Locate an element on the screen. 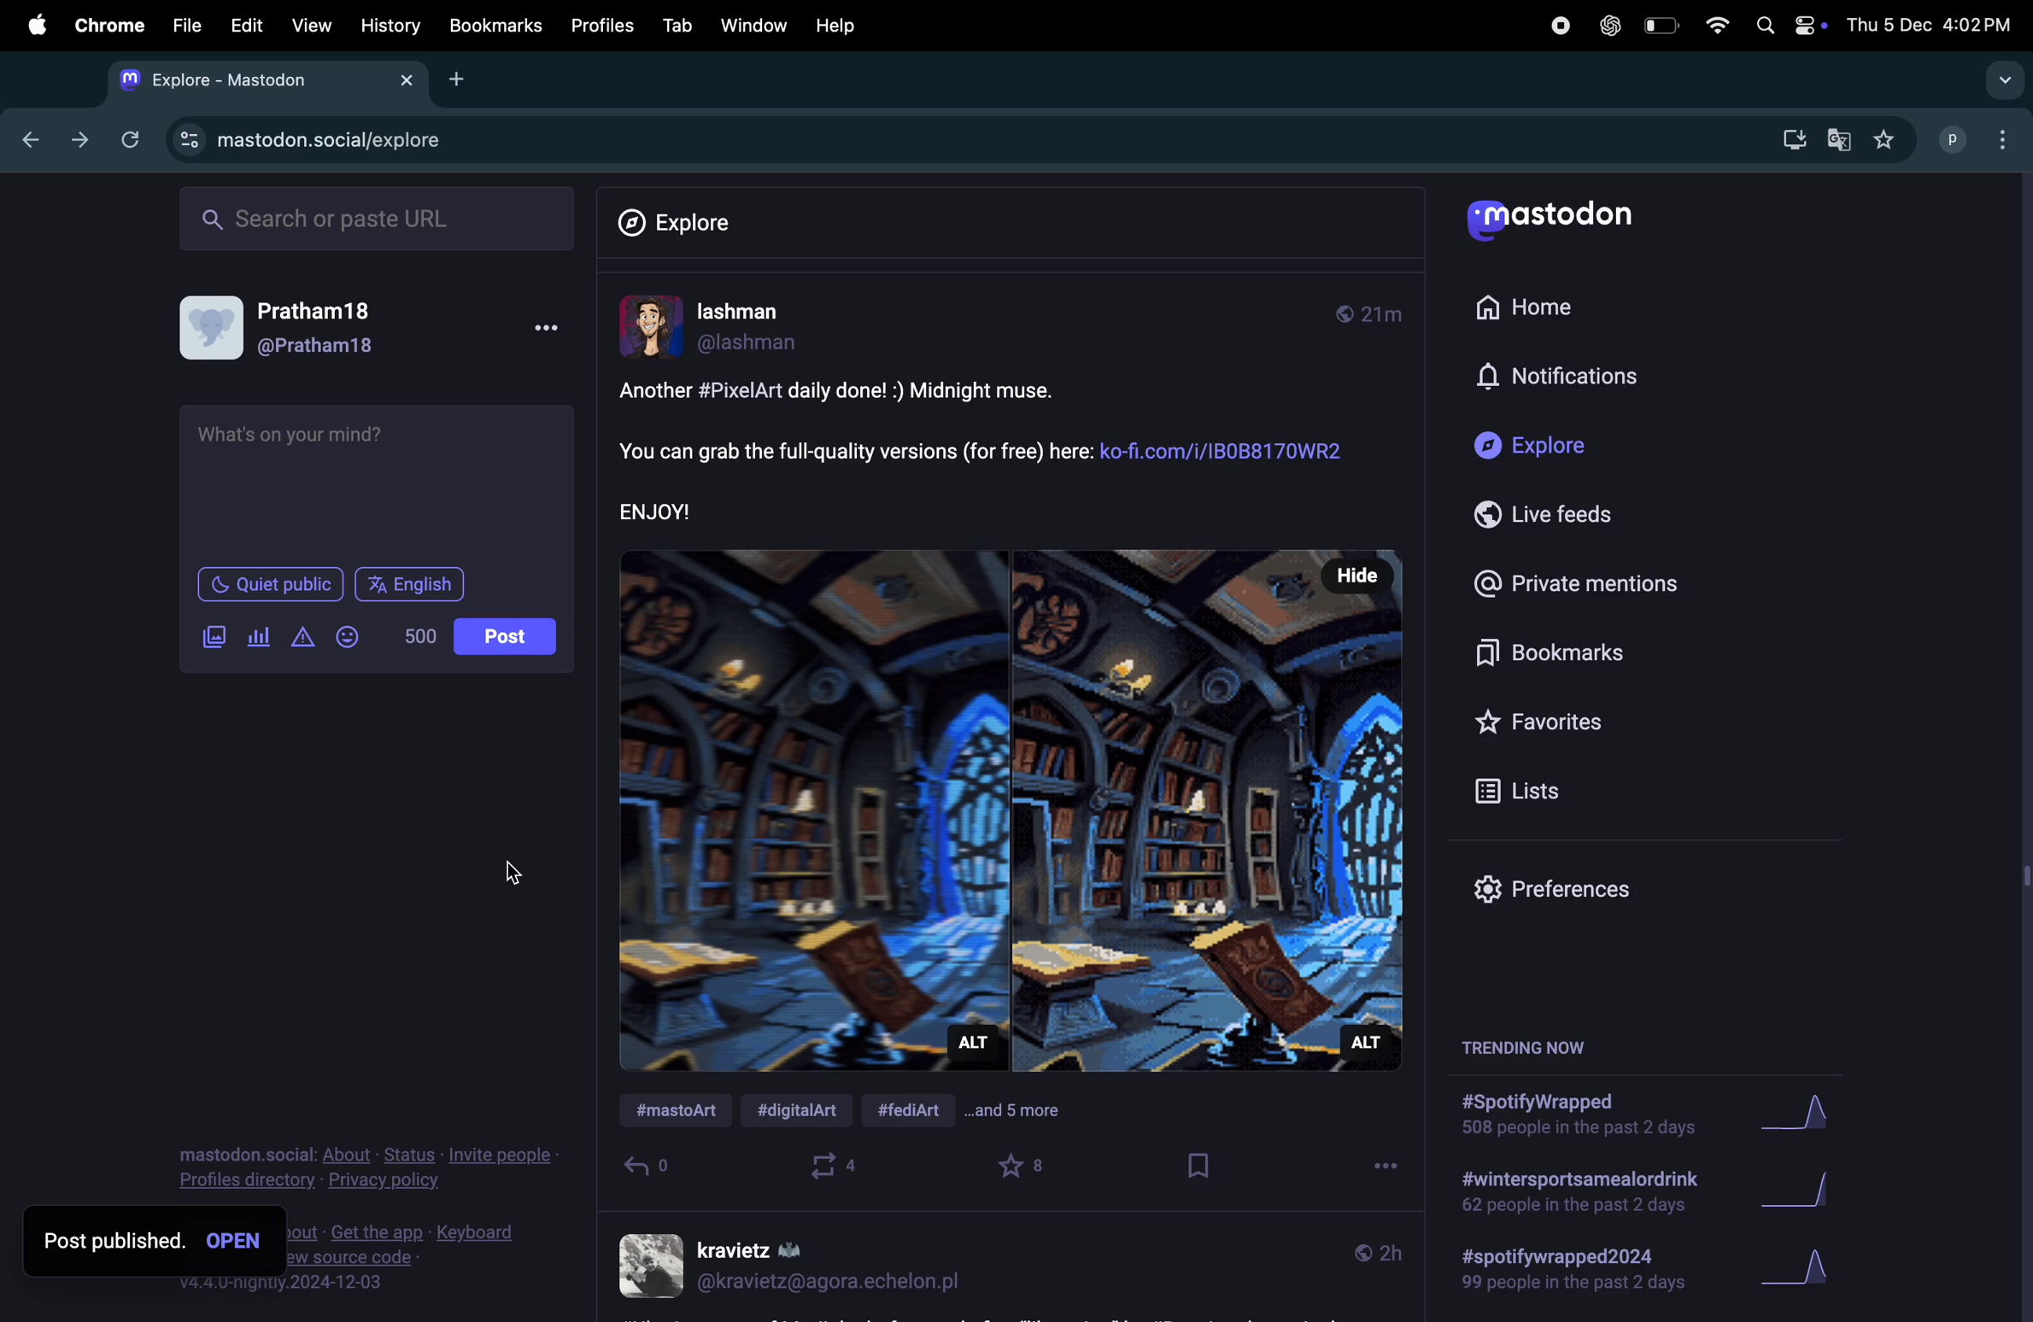 This screenshot has height=1322, width=2033. History is located at coordinates (388, 26).